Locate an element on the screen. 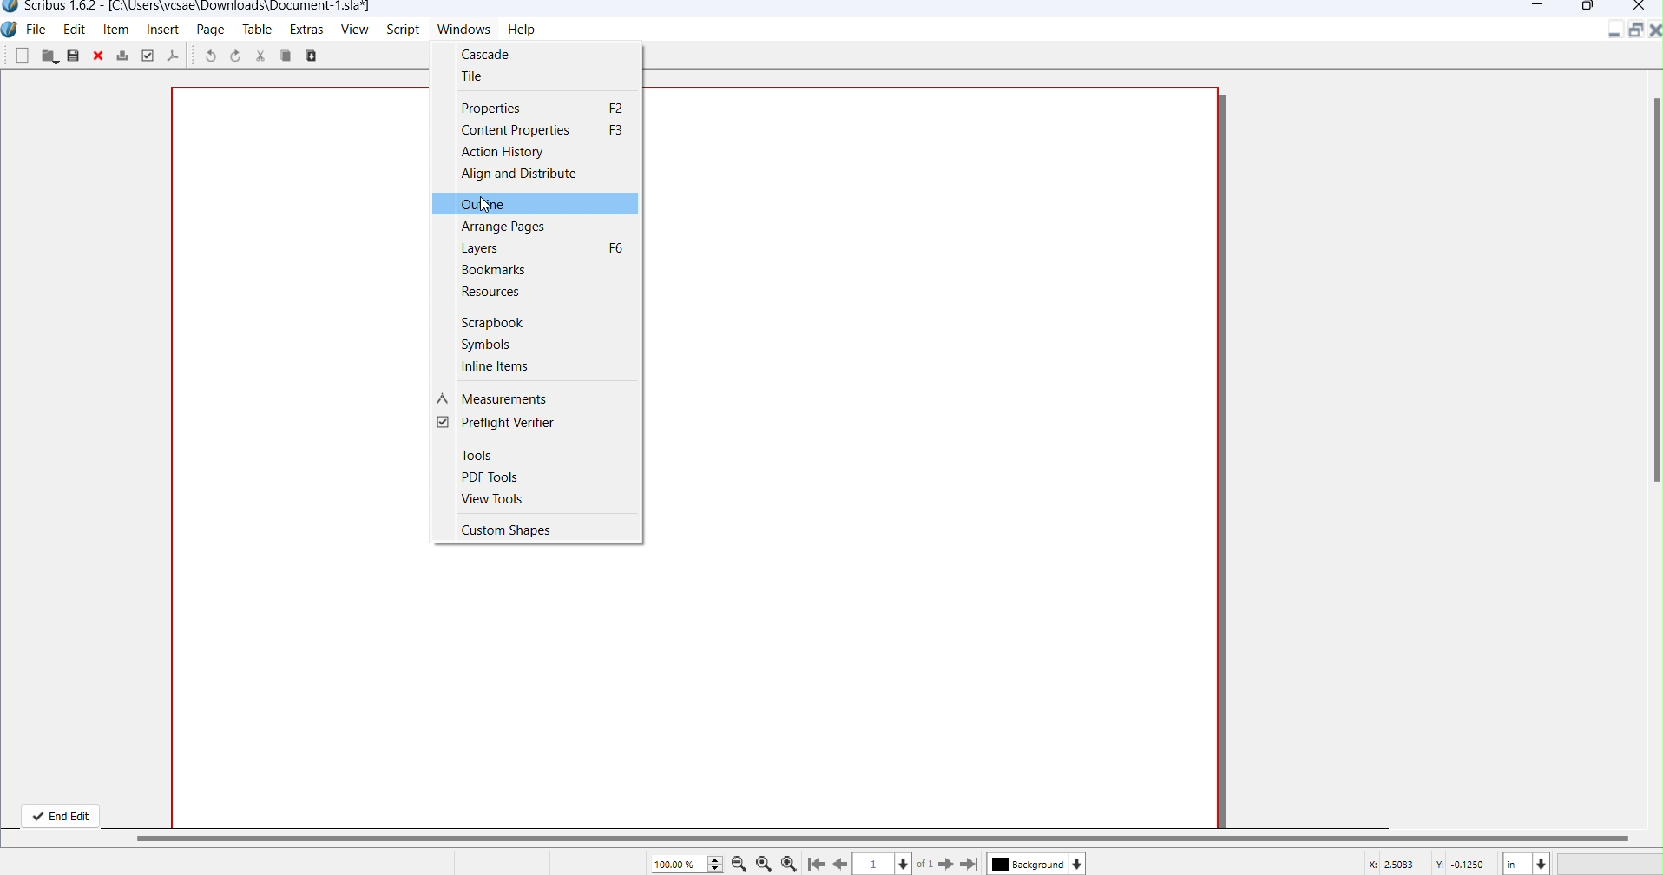 Image resolution: width=1663 pixels, height=875 pixels. 1 is located at coordinates (874, 864).